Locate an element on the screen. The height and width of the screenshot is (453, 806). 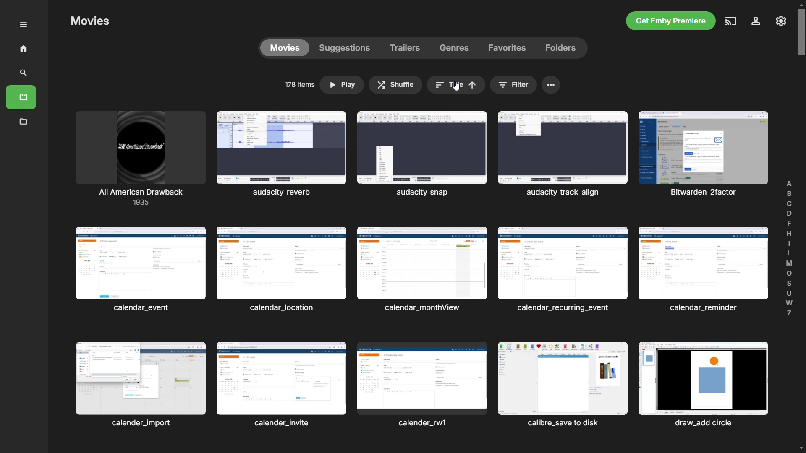
settings is located at coordinates (781, 21).